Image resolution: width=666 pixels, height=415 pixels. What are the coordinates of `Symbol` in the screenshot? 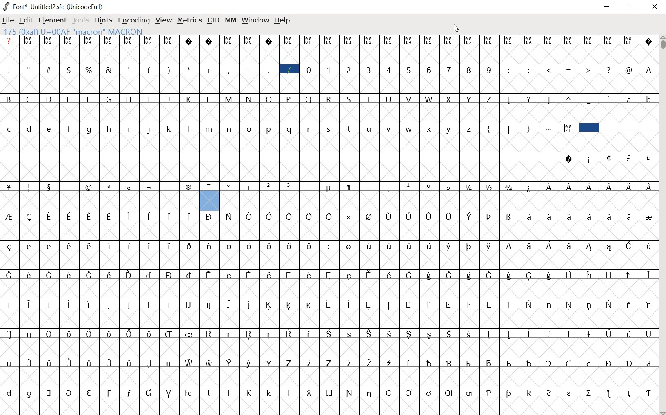 It's located at (269, 245).